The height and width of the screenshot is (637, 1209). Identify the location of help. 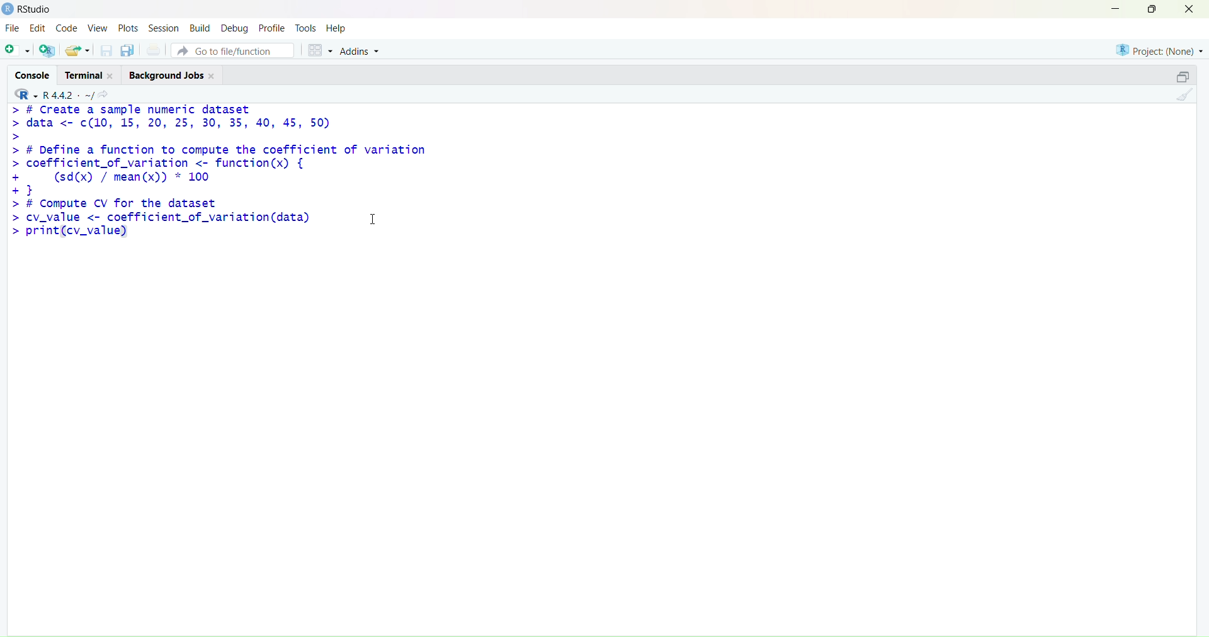
(336, 29).